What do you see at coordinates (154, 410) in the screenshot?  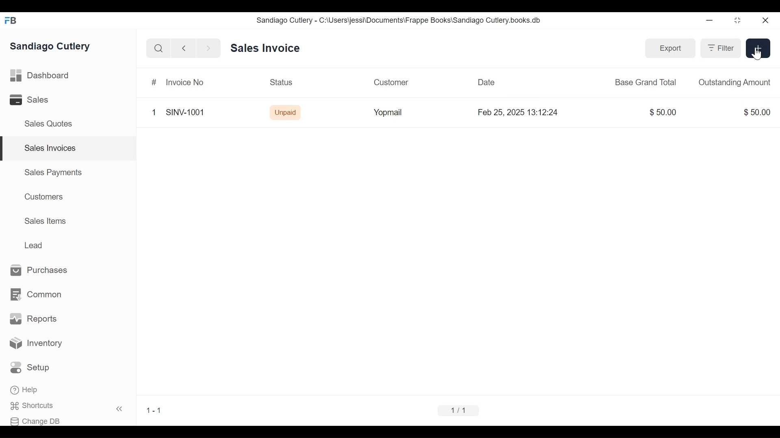 I see `1-1` at bounding box center [154, 410].